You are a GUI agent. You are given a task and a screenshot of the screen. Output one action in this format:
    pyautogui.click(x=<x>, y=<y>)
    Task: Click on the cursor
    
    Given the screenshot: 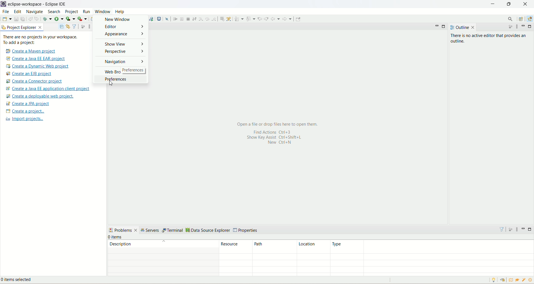 What is the action you would take?
    pyautogui.click(x=109, y=84)
    